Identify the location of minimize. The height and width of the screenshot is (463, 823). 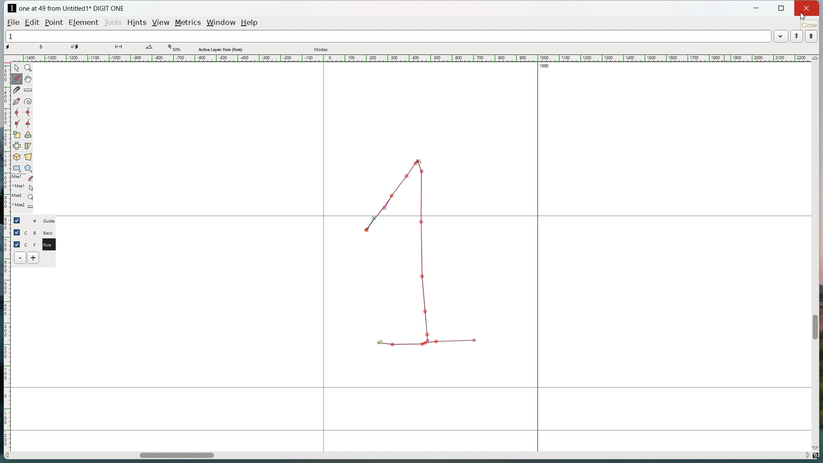
(757, 9).